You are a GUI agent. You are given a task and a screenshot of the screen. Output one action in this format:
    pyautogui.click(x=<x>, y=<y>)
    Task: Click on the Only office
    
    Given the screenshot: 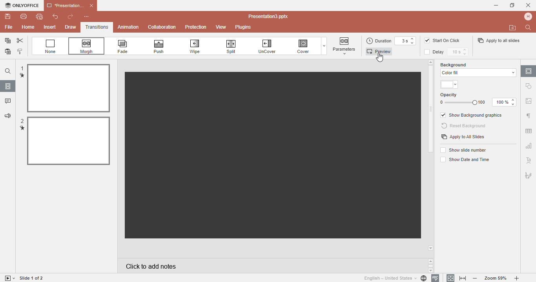 What is the action you would take?
    pyautogui.click(x=21, y=5)
    